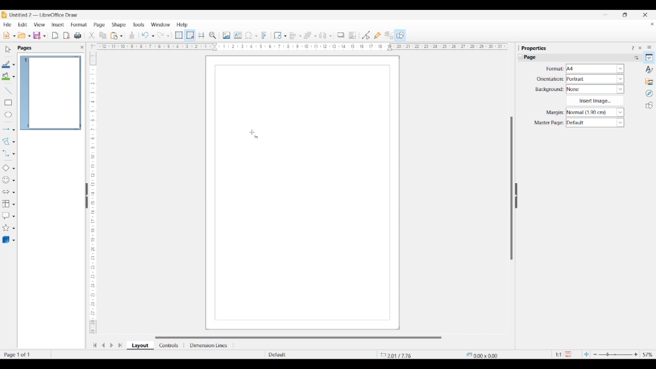 This screenshot has height=369, width=656. I want to click on Star and banner options, so click(14, 229).